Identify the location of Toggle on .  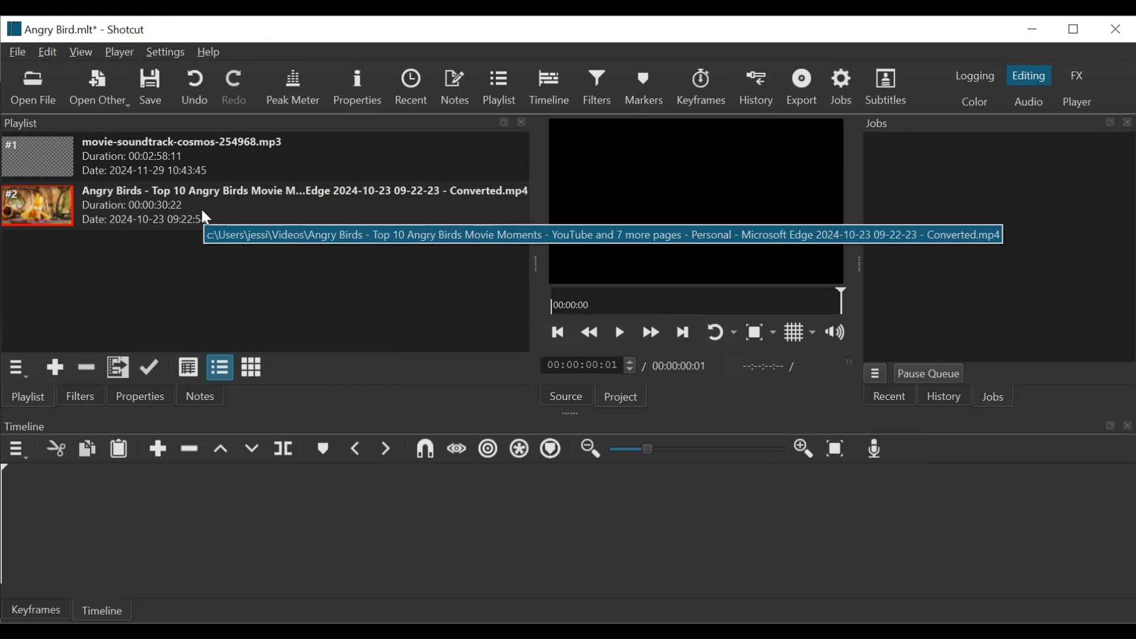
(723, 331).